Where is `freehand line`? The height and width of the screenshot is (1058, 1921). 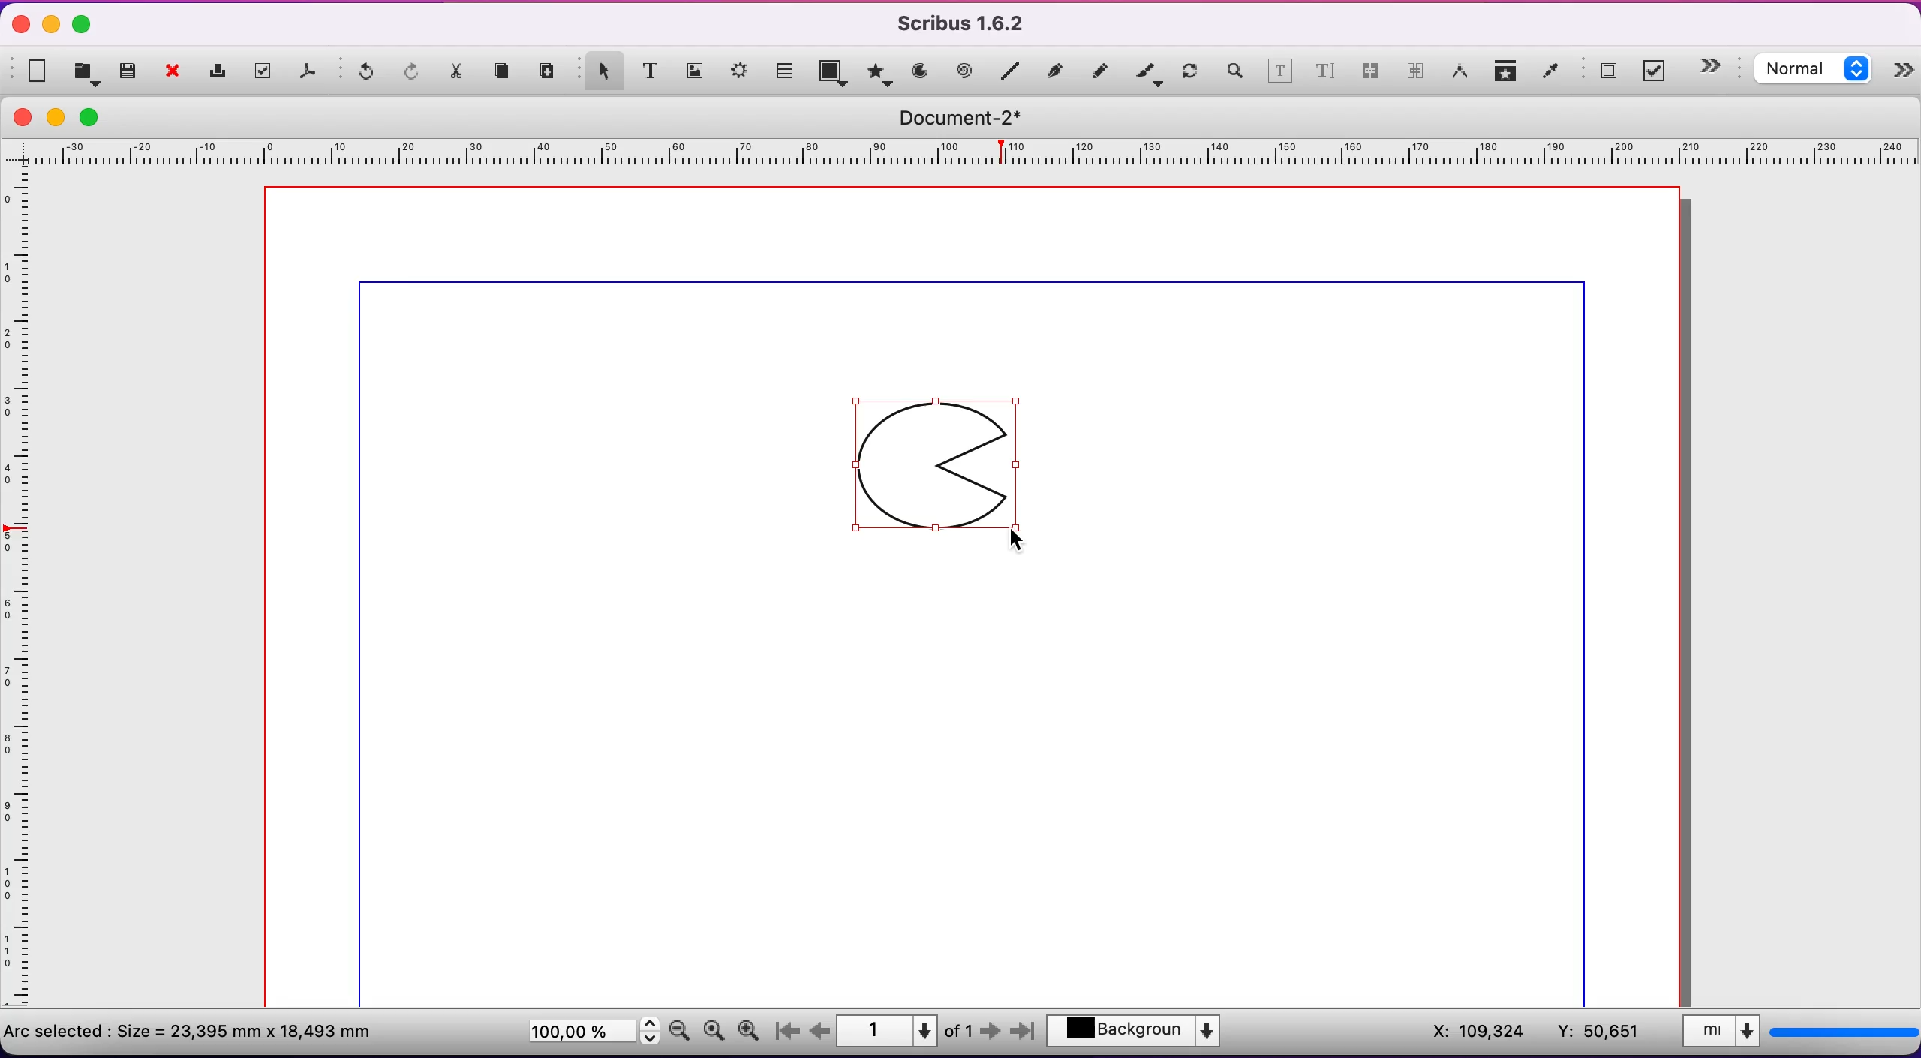
freehand line is located at coordinates (1101, 70).